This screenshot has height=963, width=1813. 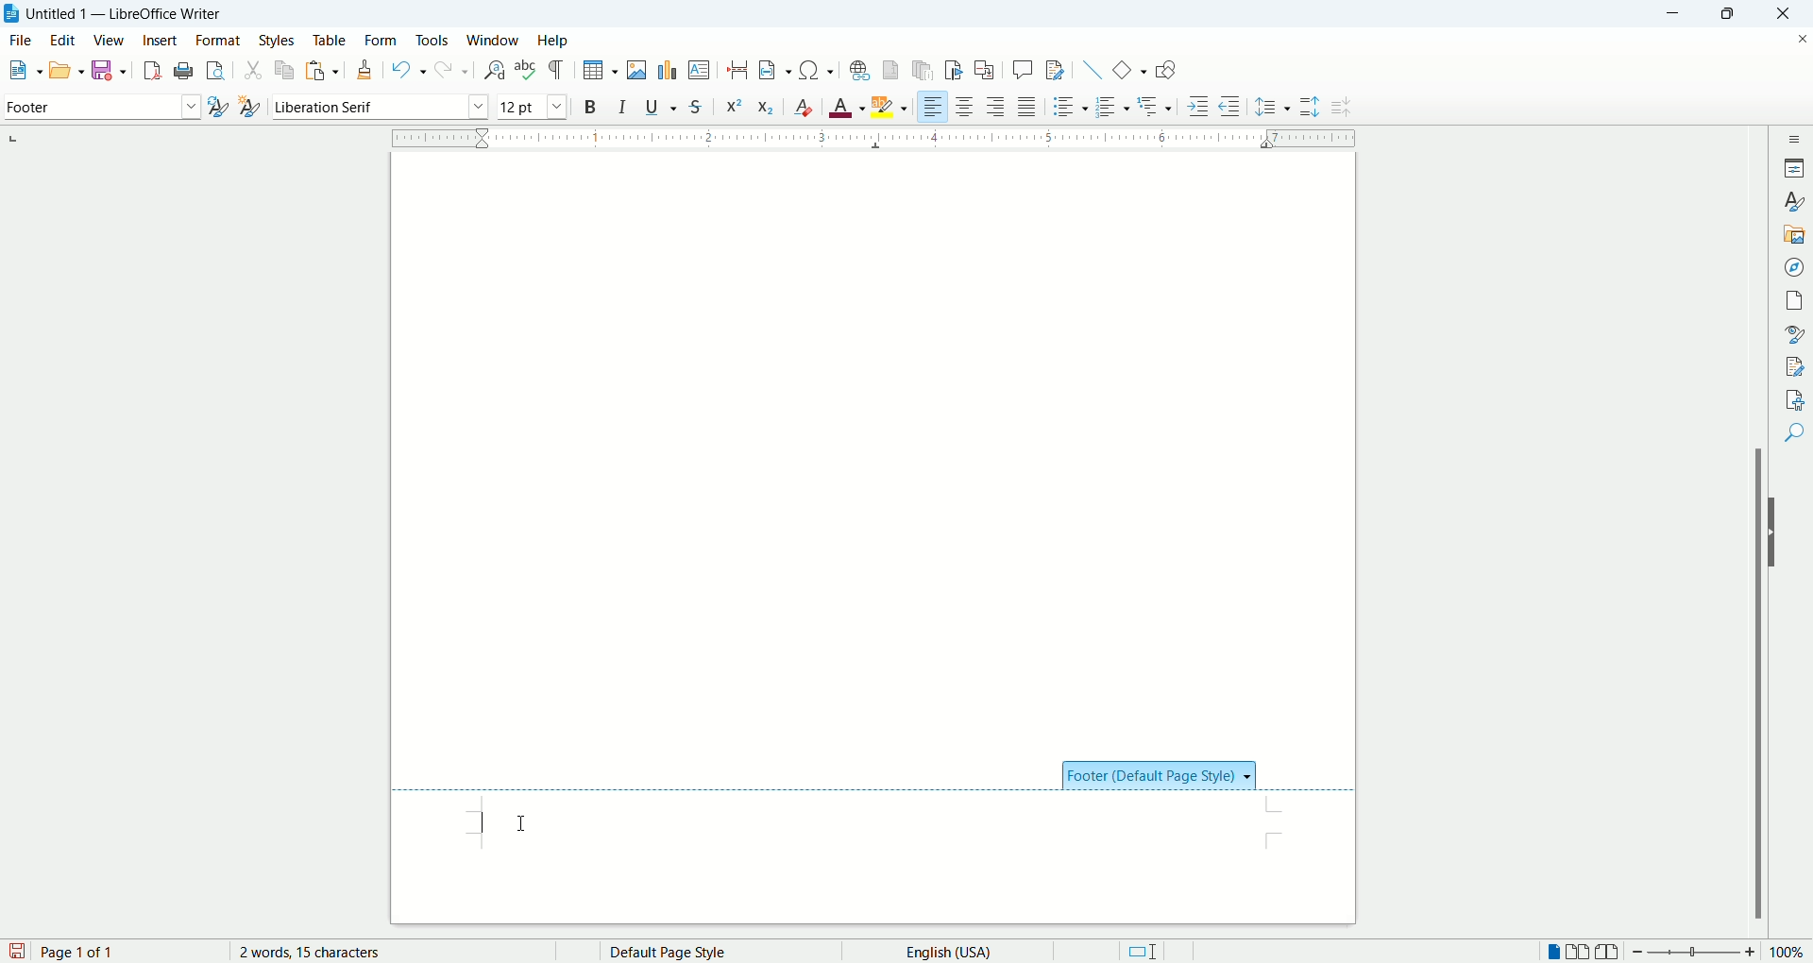 I want to click on spell check, so click(x=528, y=70).